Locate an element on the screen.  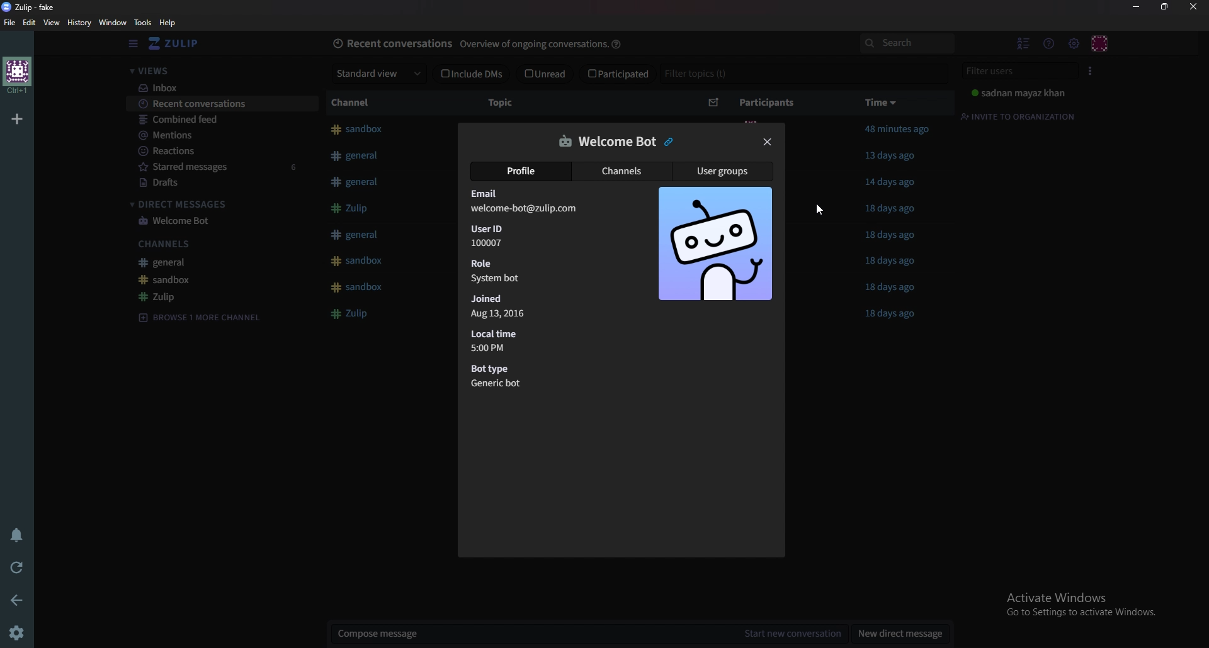
Personal menu is located at coordinates (1100, 43).